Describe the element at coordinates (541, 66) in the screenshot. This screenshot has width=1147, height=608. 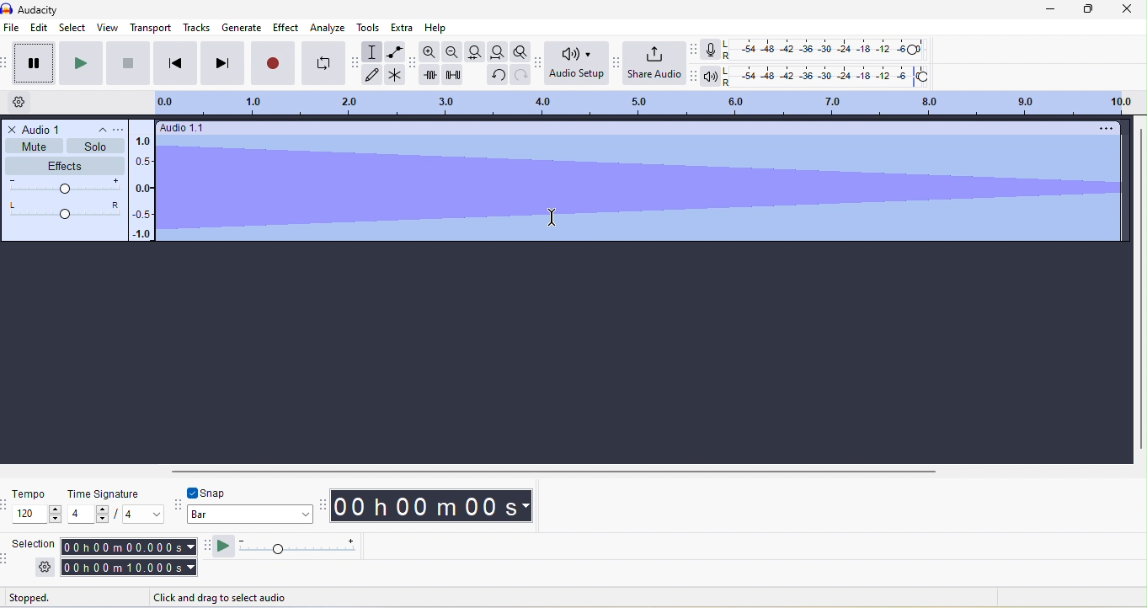
I see `audacity audio setup toolbar` at that location.